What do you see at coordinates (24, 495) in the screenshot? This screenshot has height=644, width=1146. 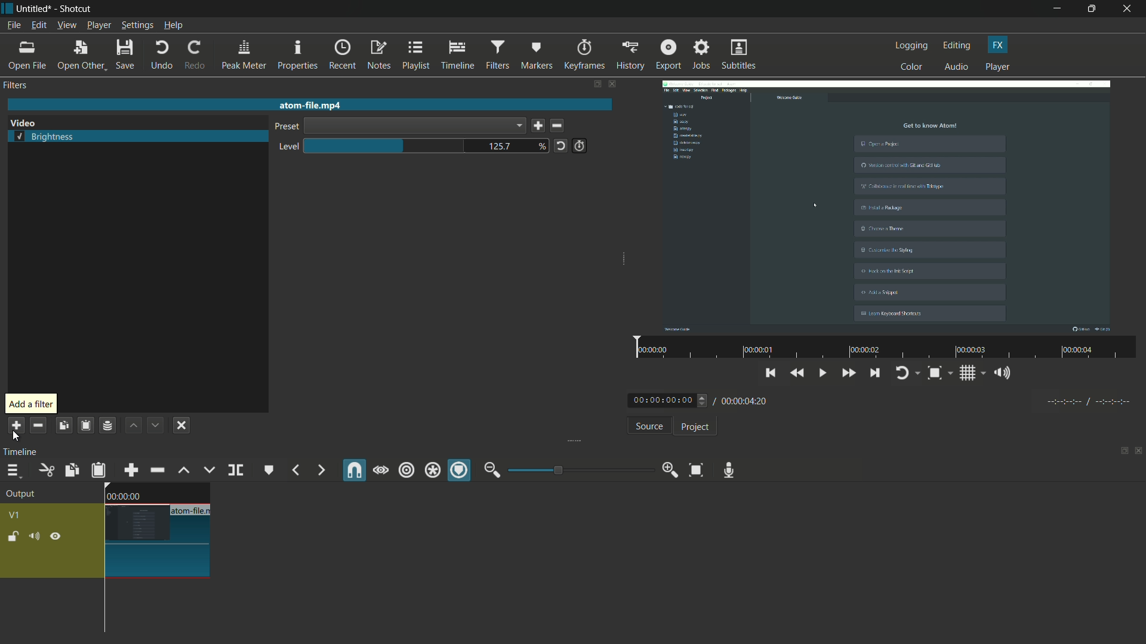 I see `output` at bounding box center [24, 495].